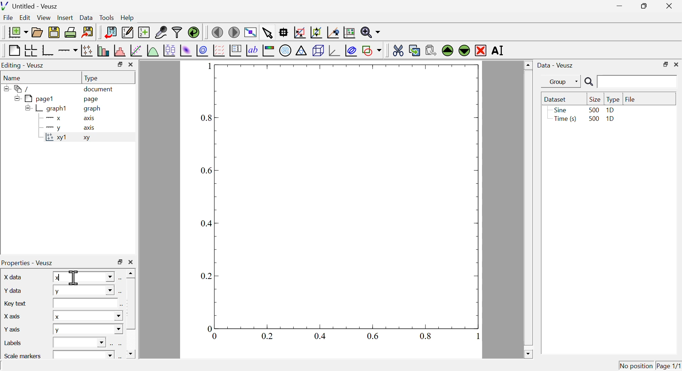 Image resolution: width=682 pixels, height=371 pixels. Describe the element at coordinates (286, 51) in the screenshot. I see `polar graph` at that location.